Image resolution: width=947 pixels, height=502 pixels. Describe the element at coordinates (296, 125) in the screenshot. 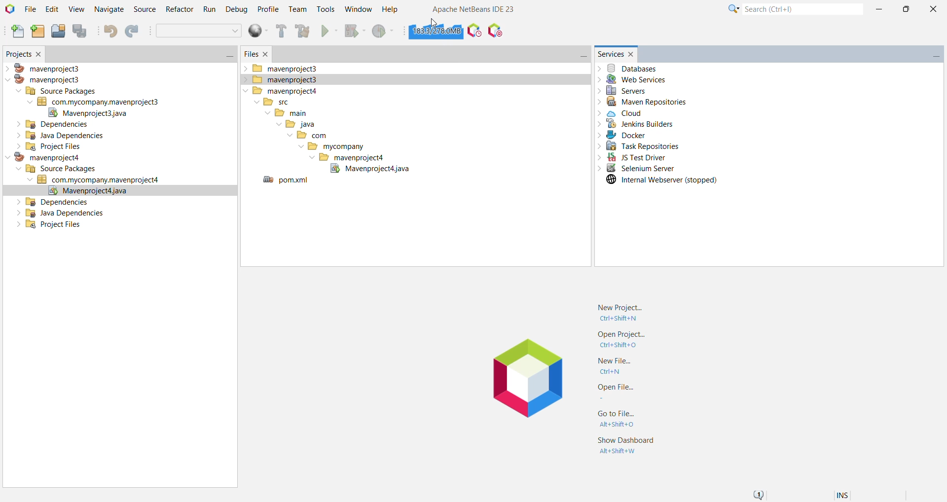

I see `java` at that location.